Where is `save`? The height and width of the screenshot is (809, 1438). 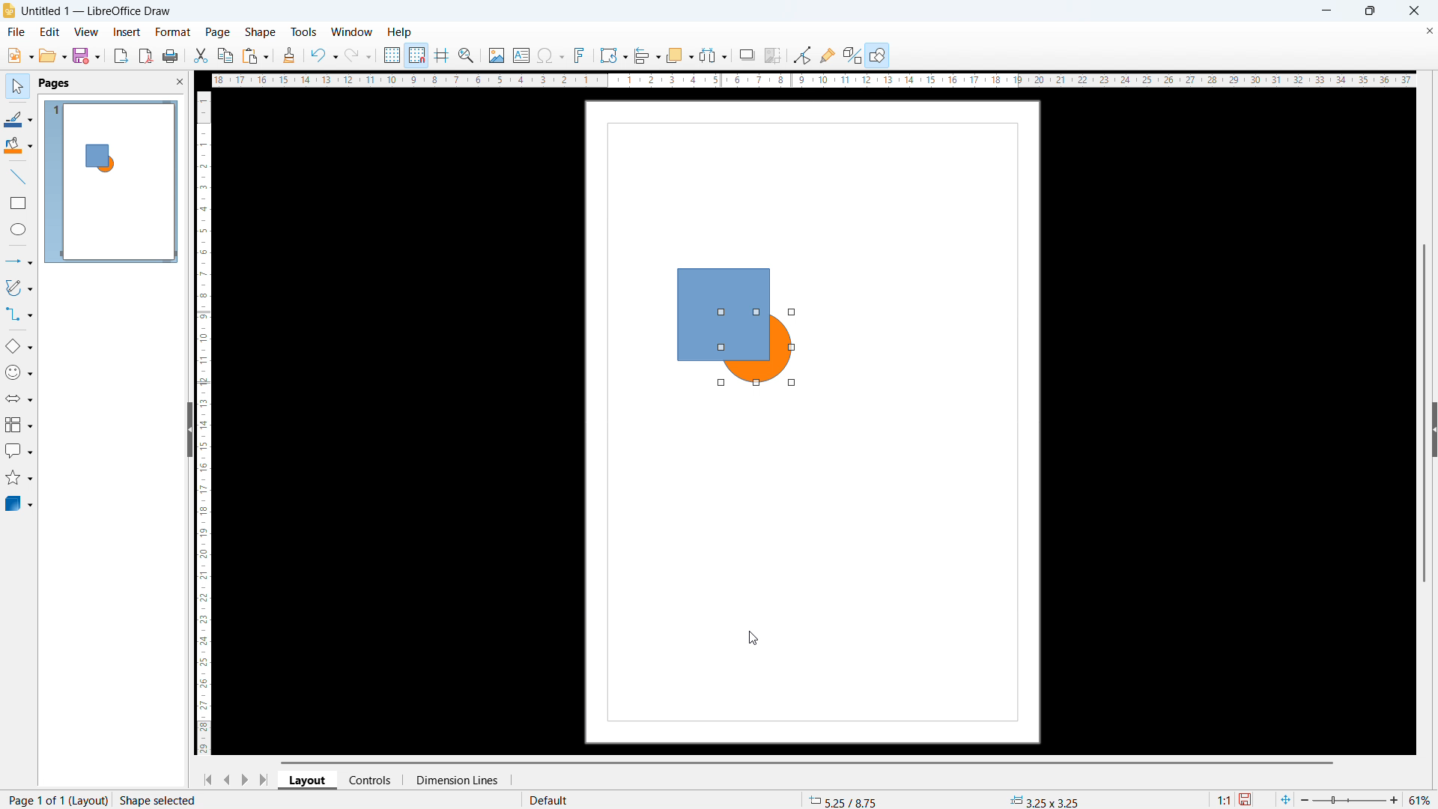
save is located at coordinates (87, 55).